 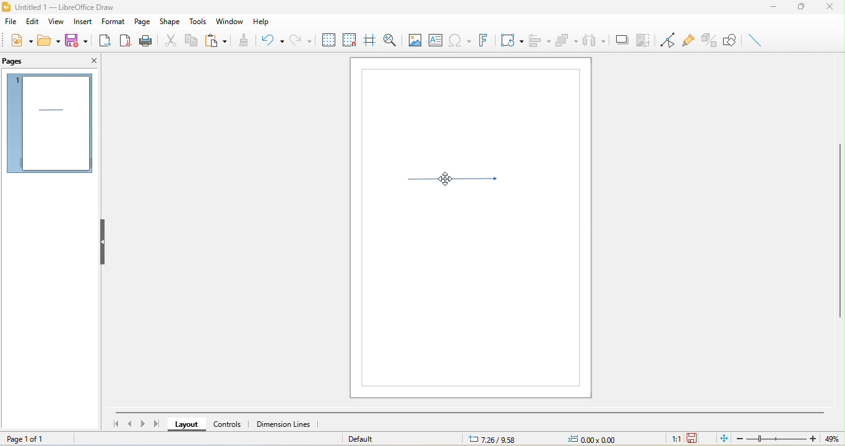 I want to click on insert, so click(x=80, y=23).